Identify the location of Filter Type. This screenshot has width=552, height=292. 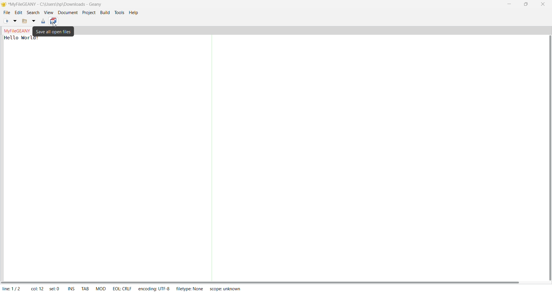
(191, 288).